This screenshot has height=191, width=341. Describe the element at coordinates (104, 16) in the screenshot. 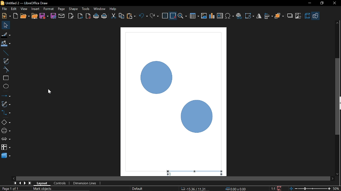

I see `print directly` at that location.